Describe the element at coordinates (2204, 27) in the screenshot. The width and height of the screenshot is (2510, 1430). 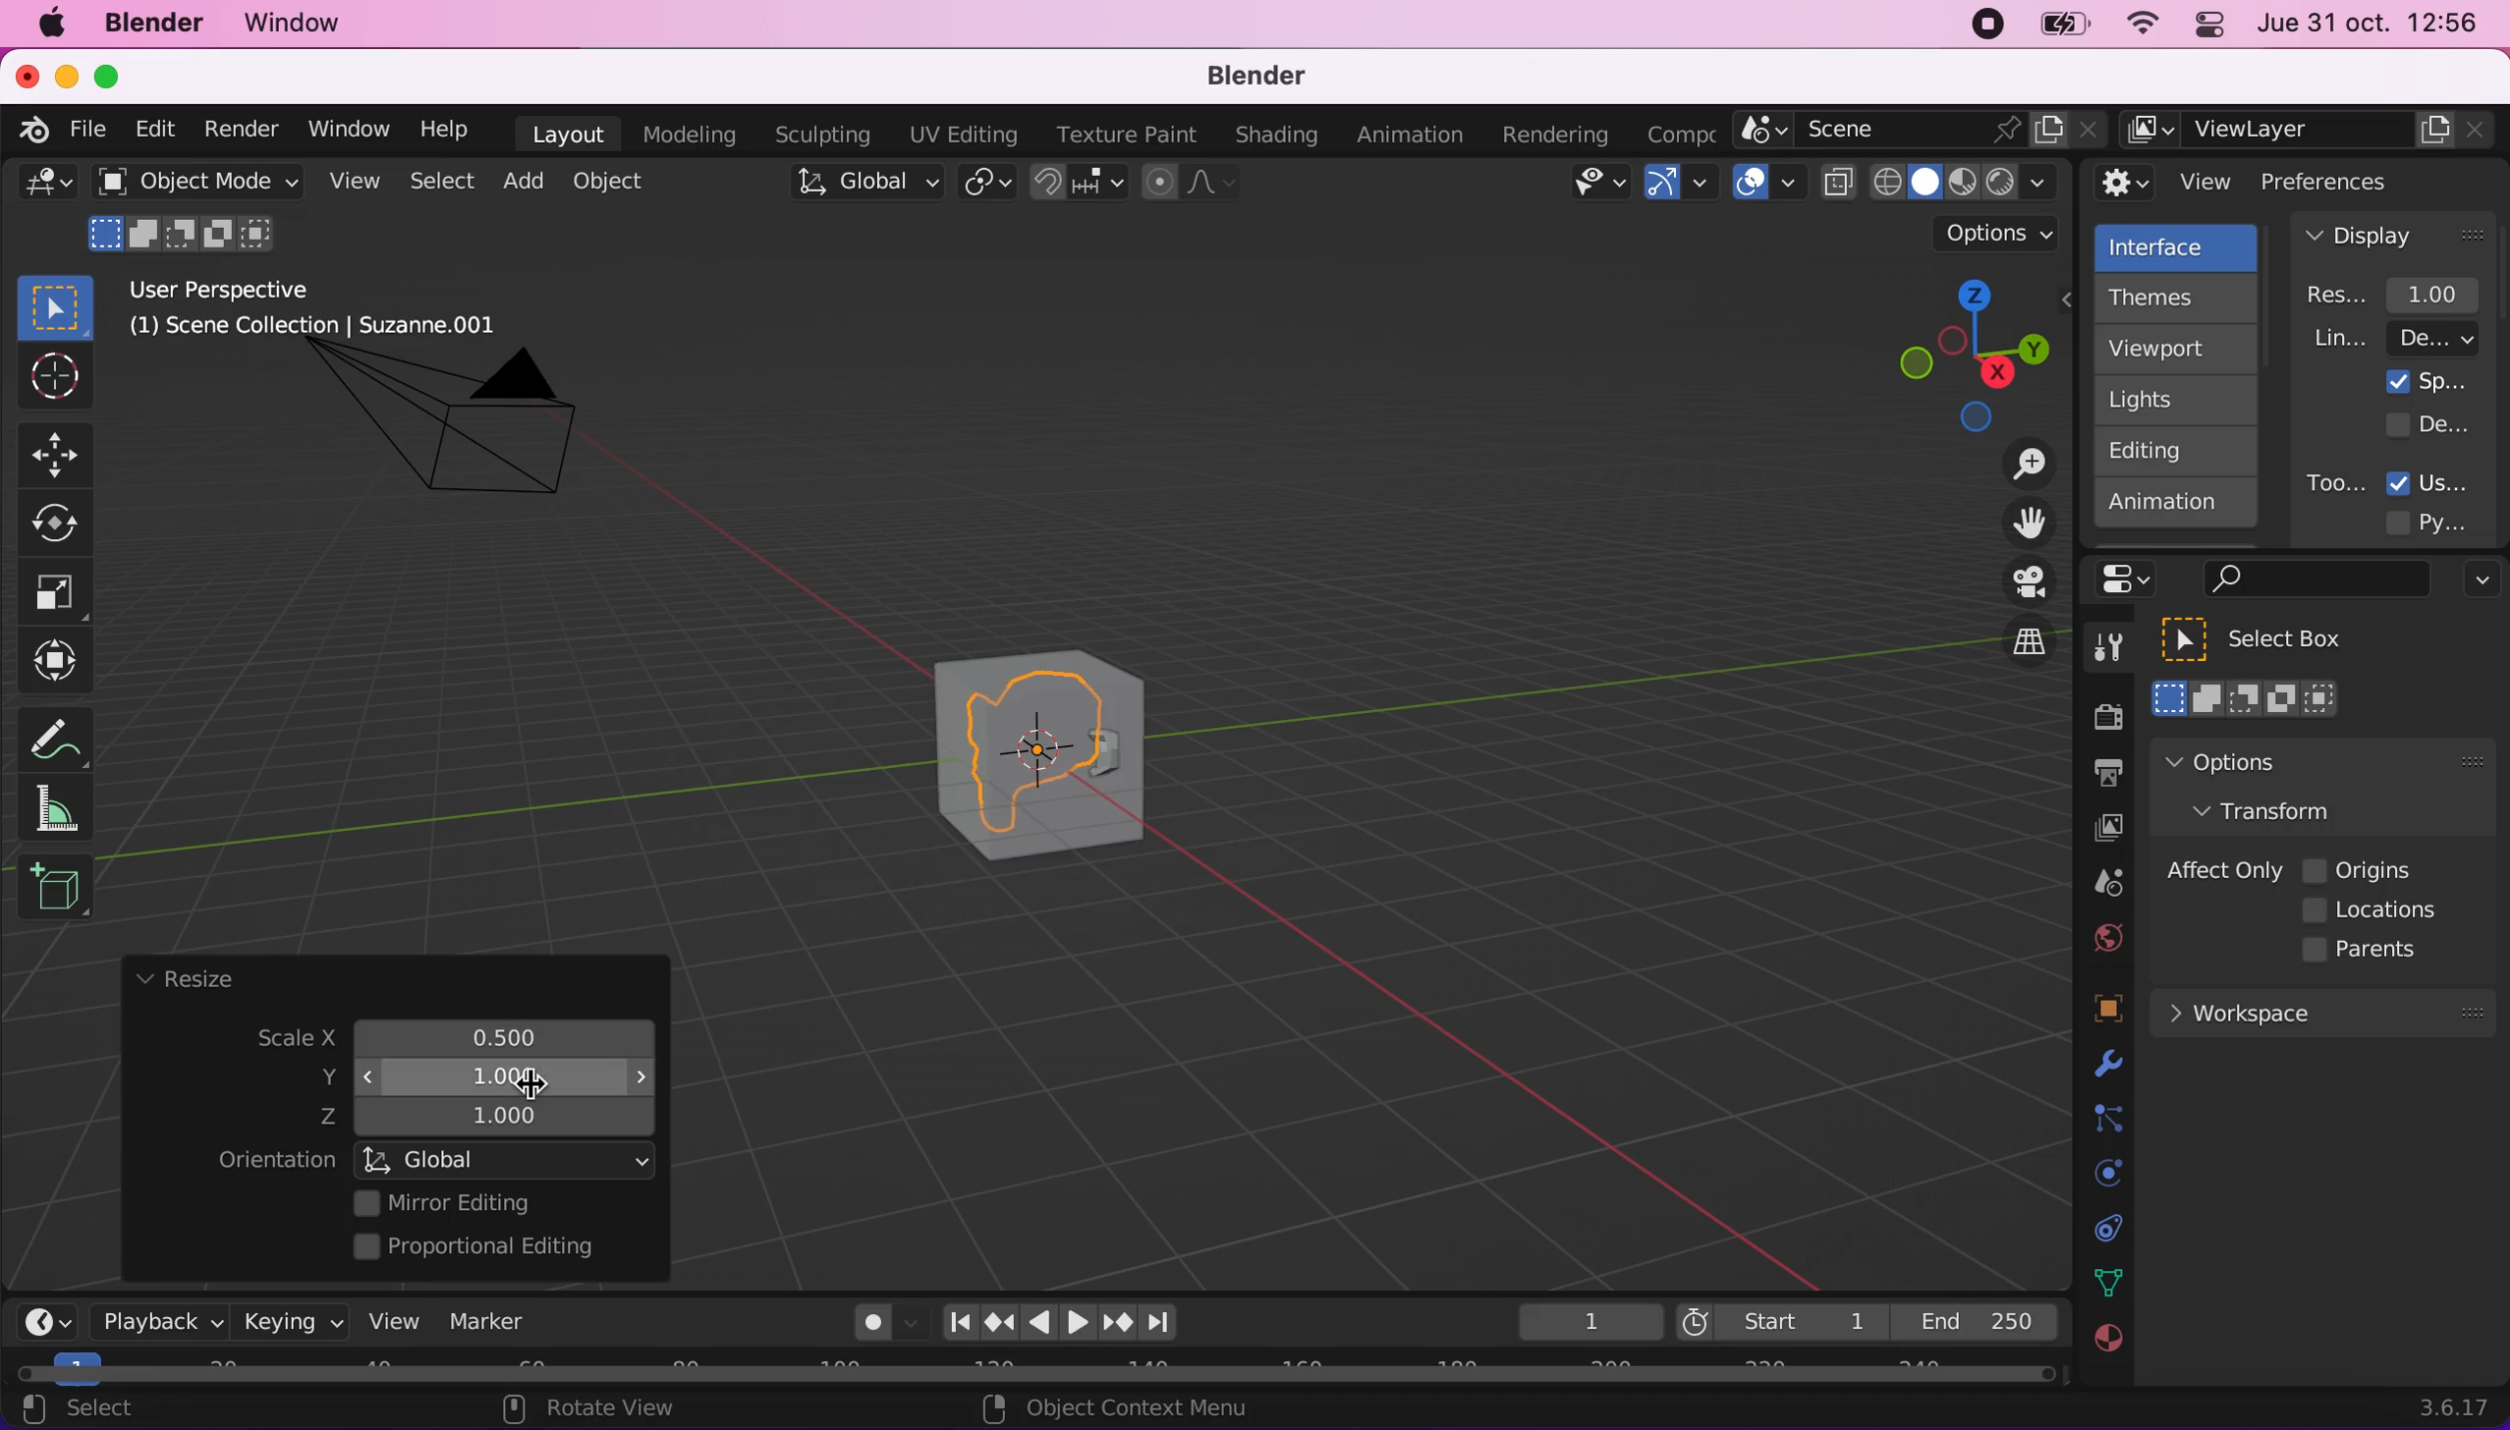
I see `panel control` at that location.